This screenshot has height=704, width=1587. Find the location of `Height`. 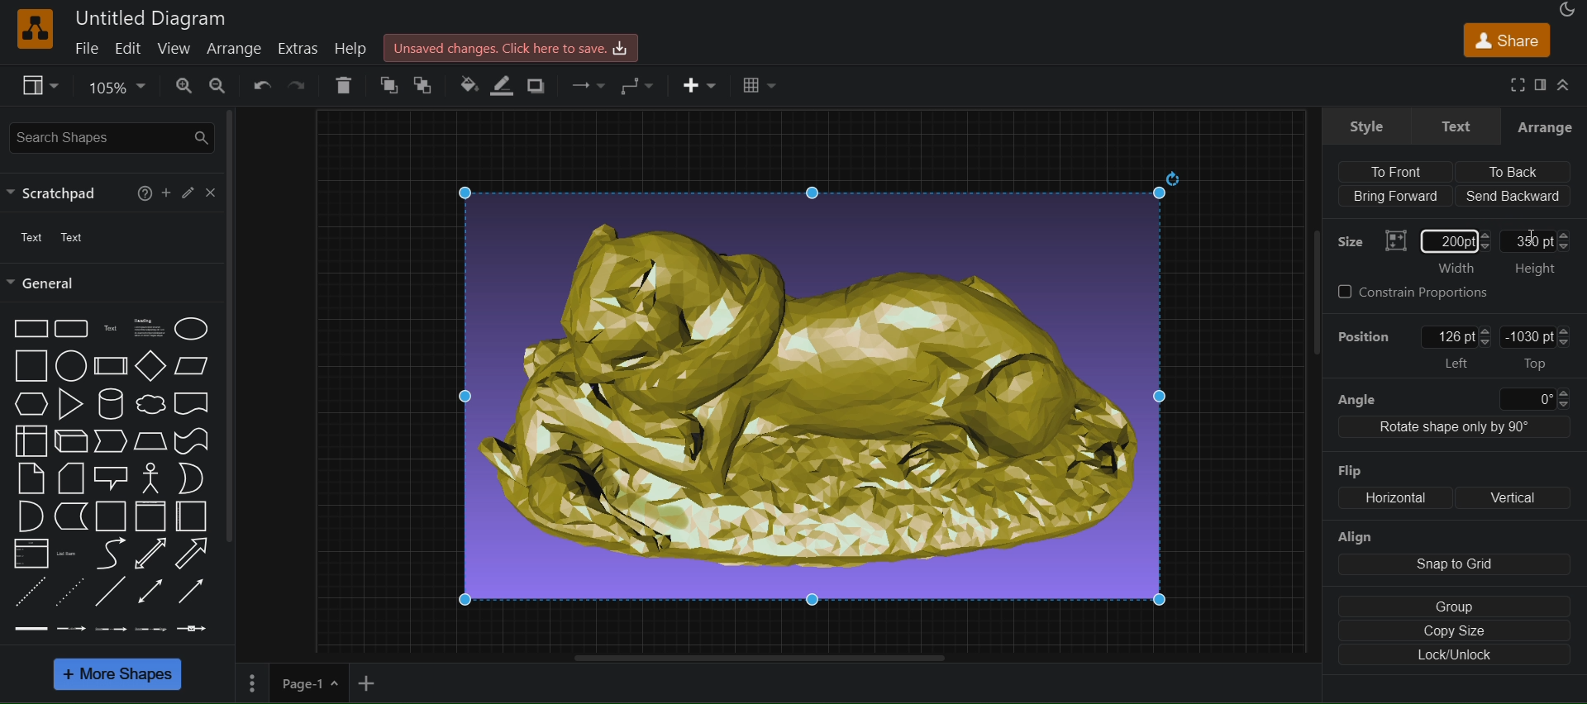

Height is located at coordinates (1538, 270).